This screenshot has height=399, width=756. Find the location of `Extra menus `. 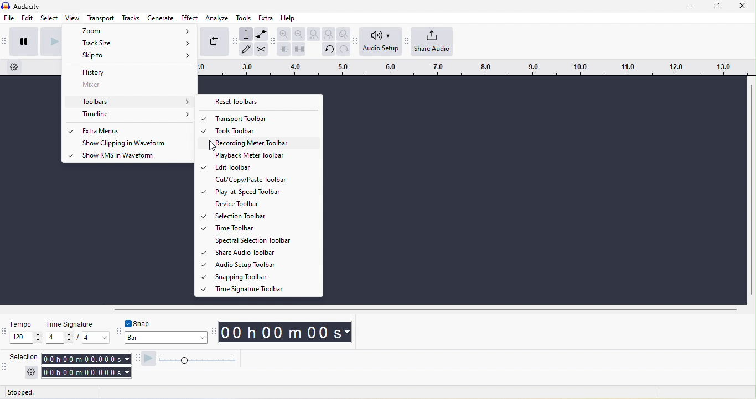

Extra menus  is located at coordinates (134, 130).